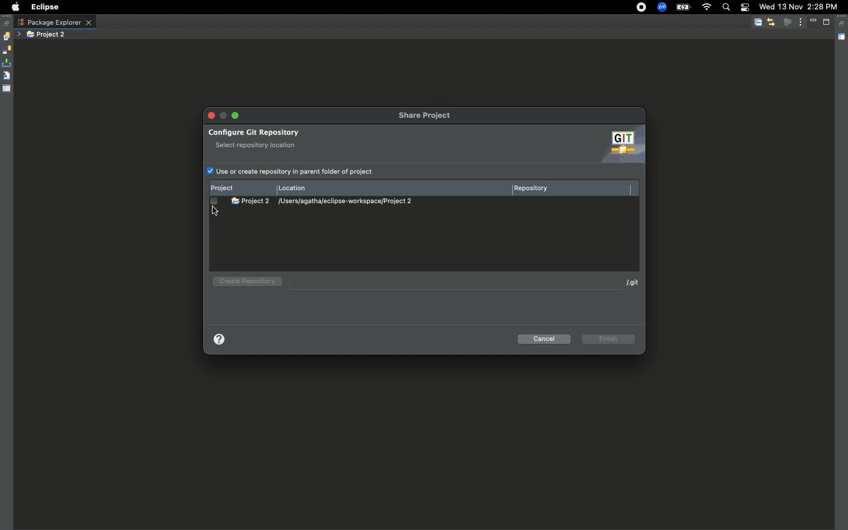 The width and height of the screenshot is (848, 530). Describe the element at coordinates (843, 39) in the screenshot. I see `Shared area` at that location.